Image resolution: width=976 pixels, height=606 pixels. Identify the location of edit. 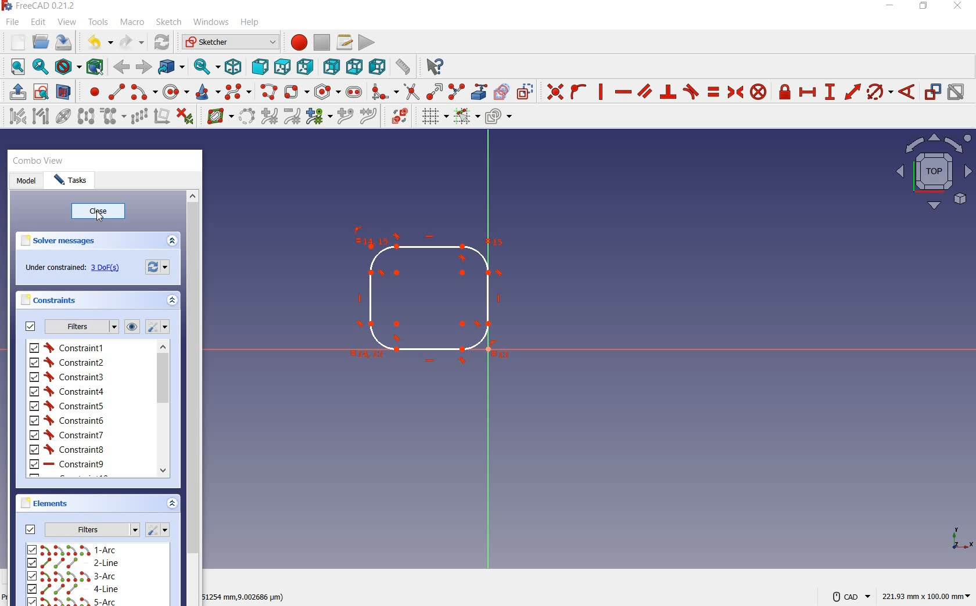
(39, 23).